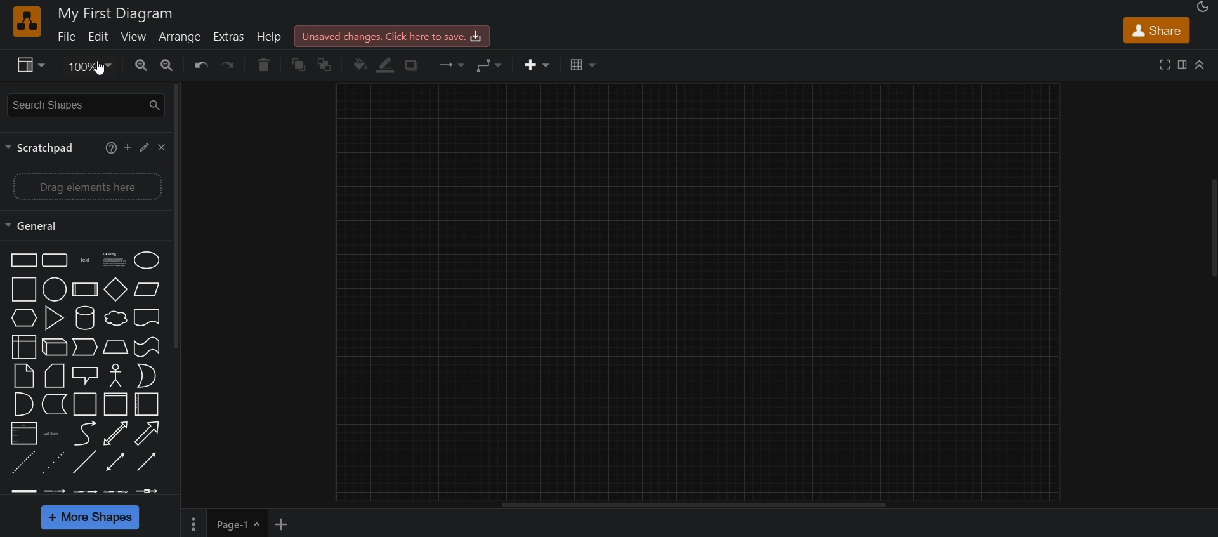 The width and height of the screenshot is (1218, 537). Describe the element at coordinates (86, 187) in the screenshot. I see `drag elements here` at that location.